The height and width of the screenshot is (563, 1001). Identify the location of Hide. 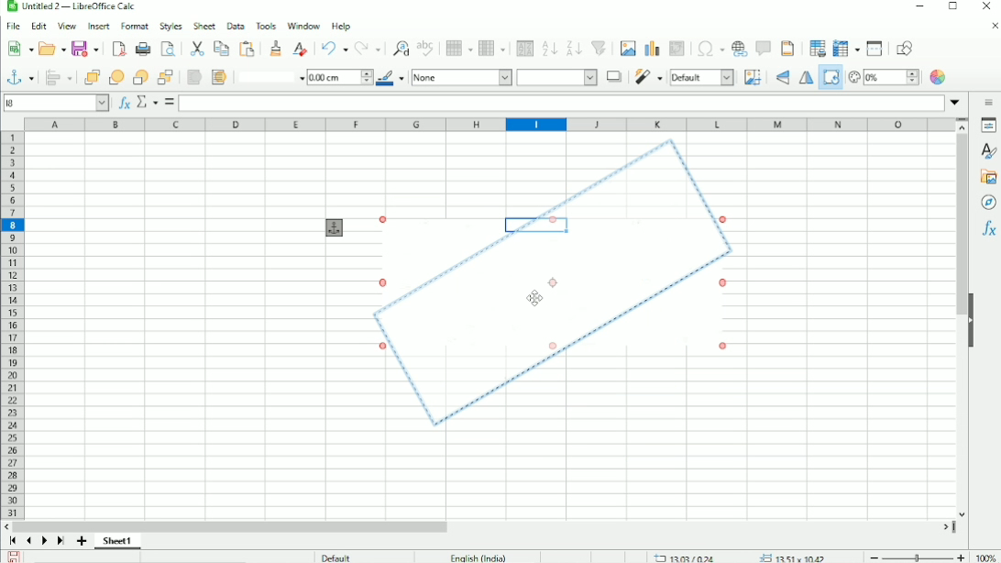
(973, 319).